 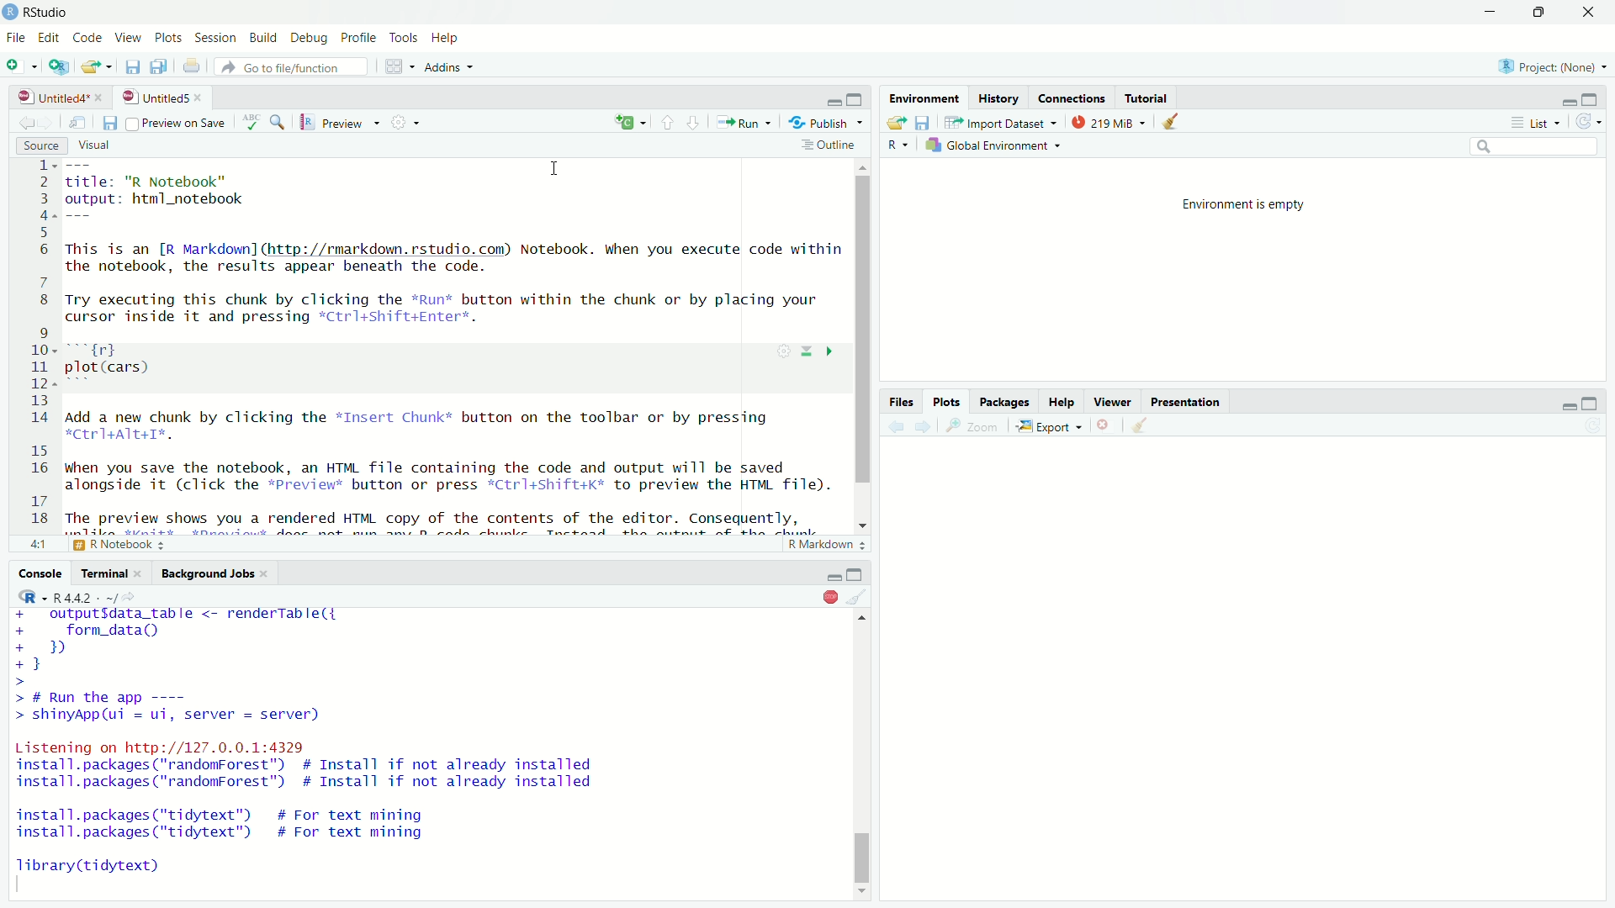 What do you see at coordinates (262, 38) in the screenshot?
I see `Build` at bounding box center [262, 38].